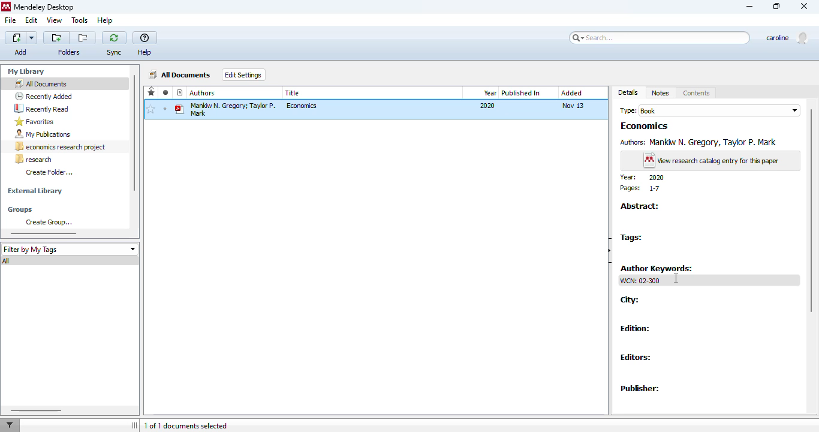 This screenshot has height=432, width=819. What do you see at coordinates (243, 74) in the screenshot?
I see `edit settings` at bounding box center [243, 74].